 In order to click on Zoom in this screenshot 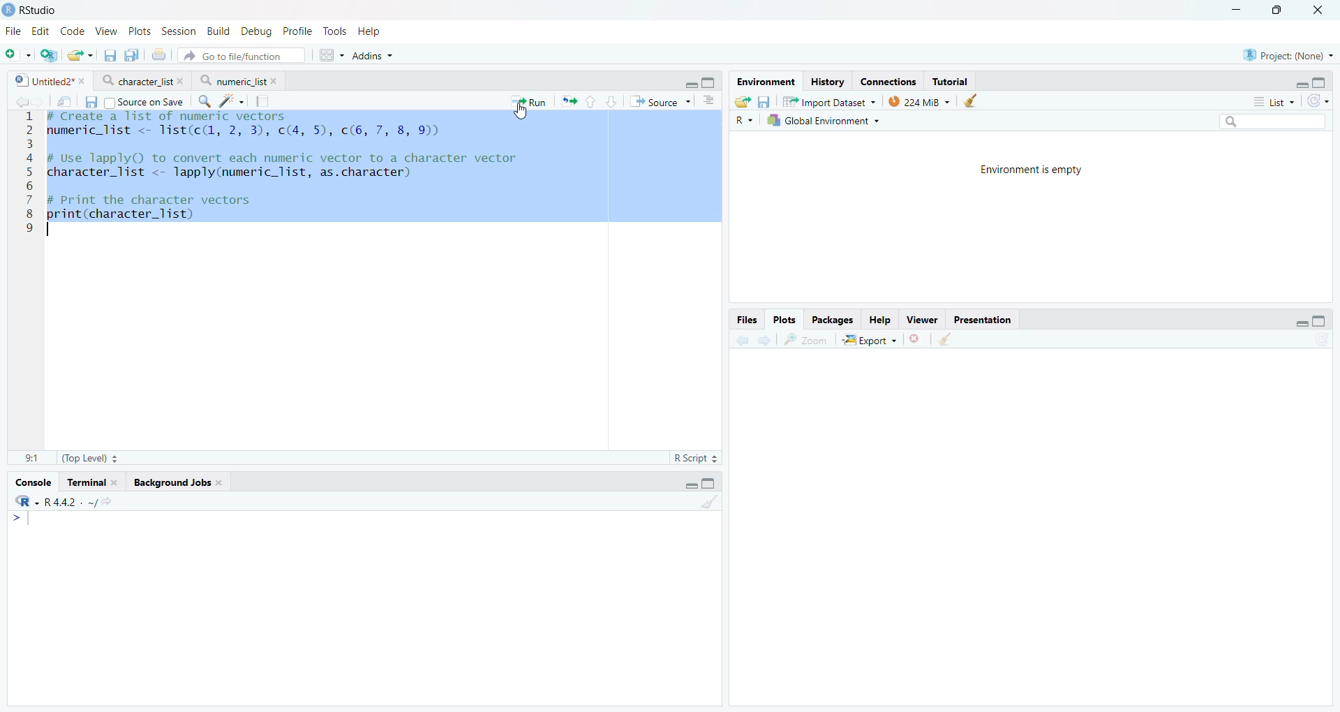, I will do `click(806, 340)`.